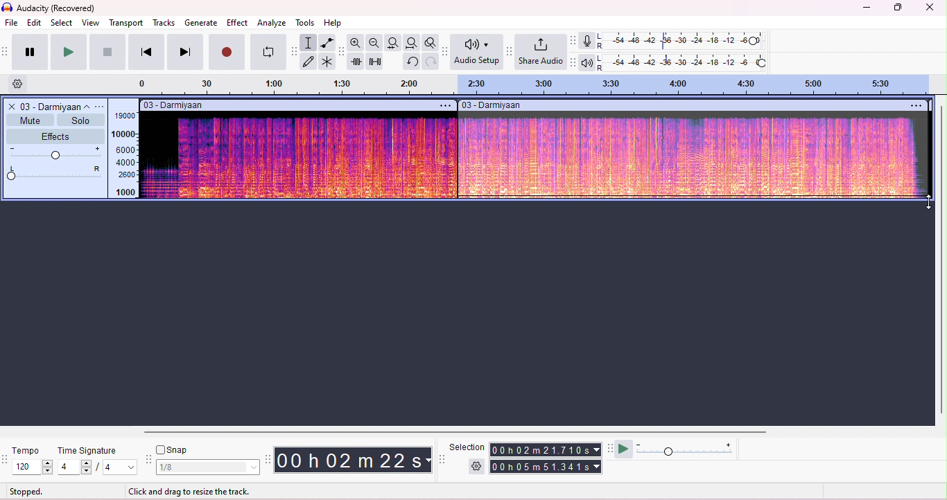 The width and height of the screenshot is (947, 500). I want to click on tools, so click(308, 23).